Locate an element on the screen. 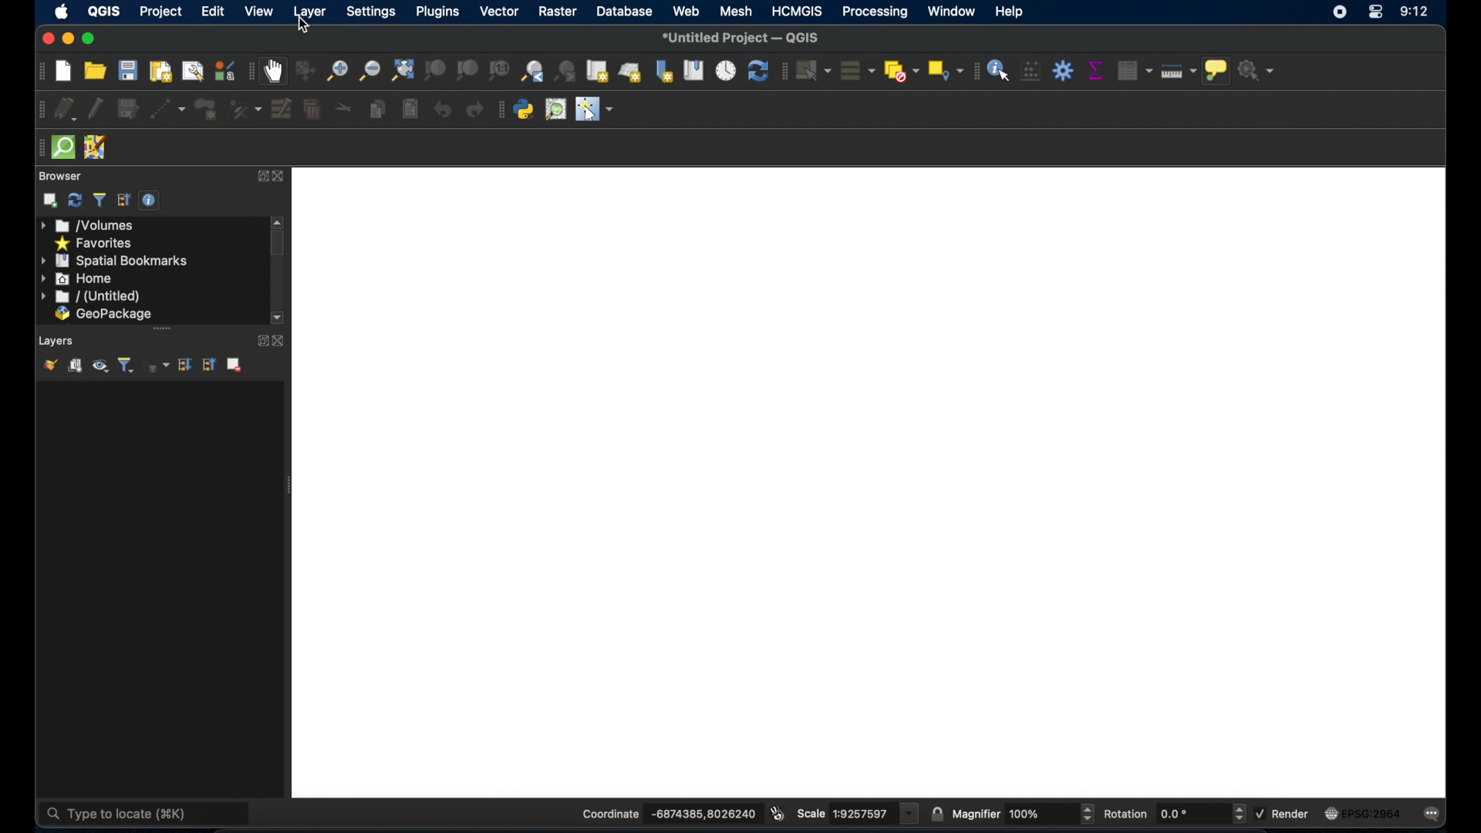  9:12 is located at coordinates (1415, 12).